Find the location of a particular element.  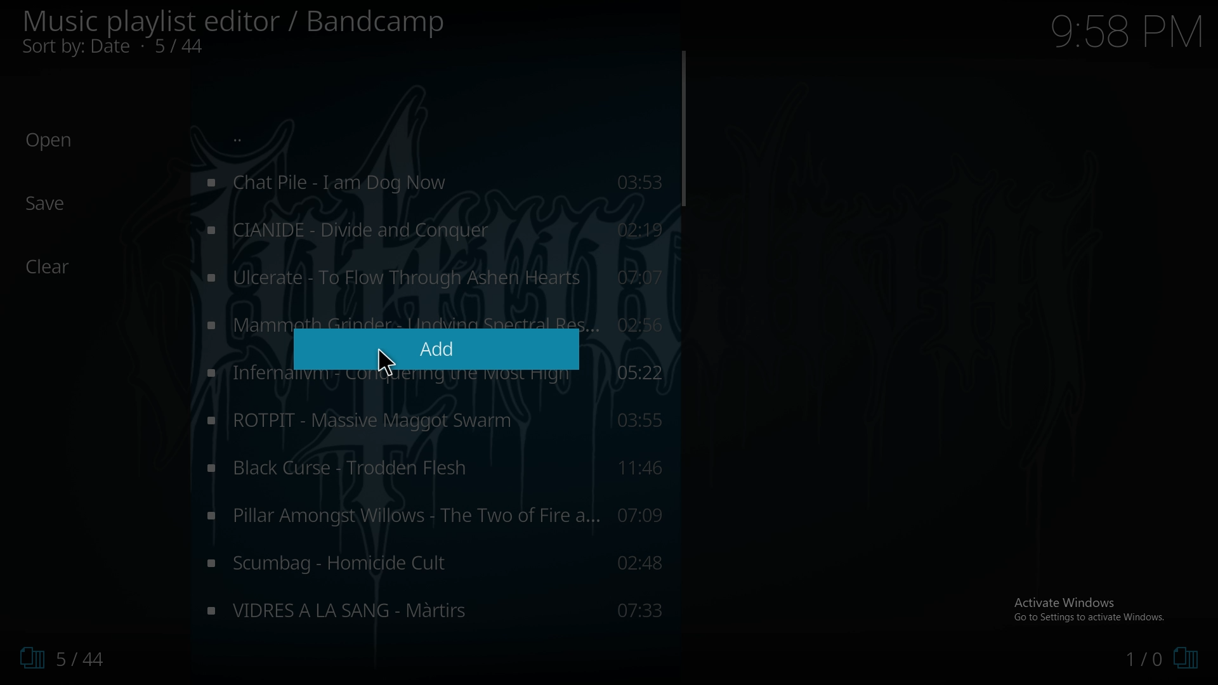

music is located at coordinates (434, 471).